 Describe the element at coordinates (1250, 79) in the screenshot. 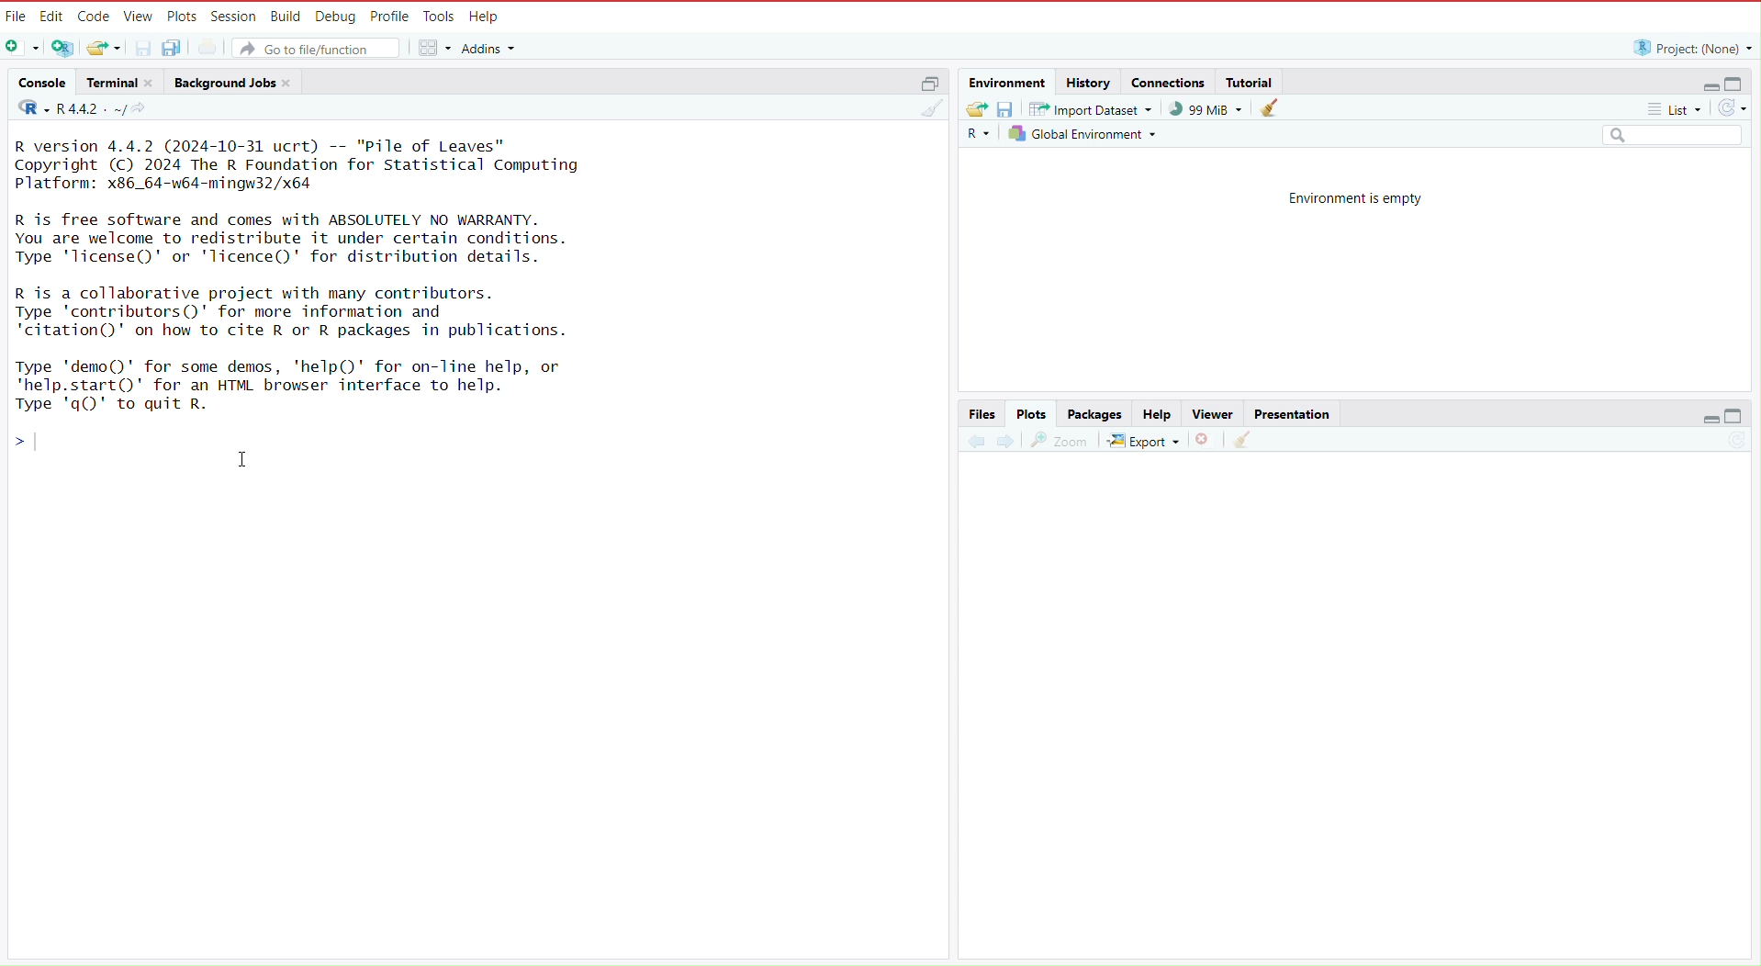

I see `tutorial` at that location.